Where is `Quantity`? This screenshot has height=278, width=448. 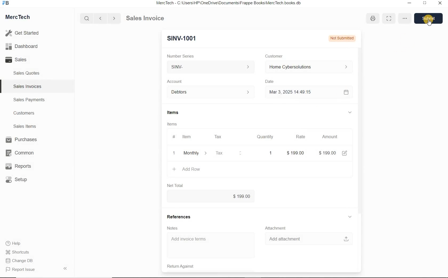
Quantity is located at coordinates (264, 138).